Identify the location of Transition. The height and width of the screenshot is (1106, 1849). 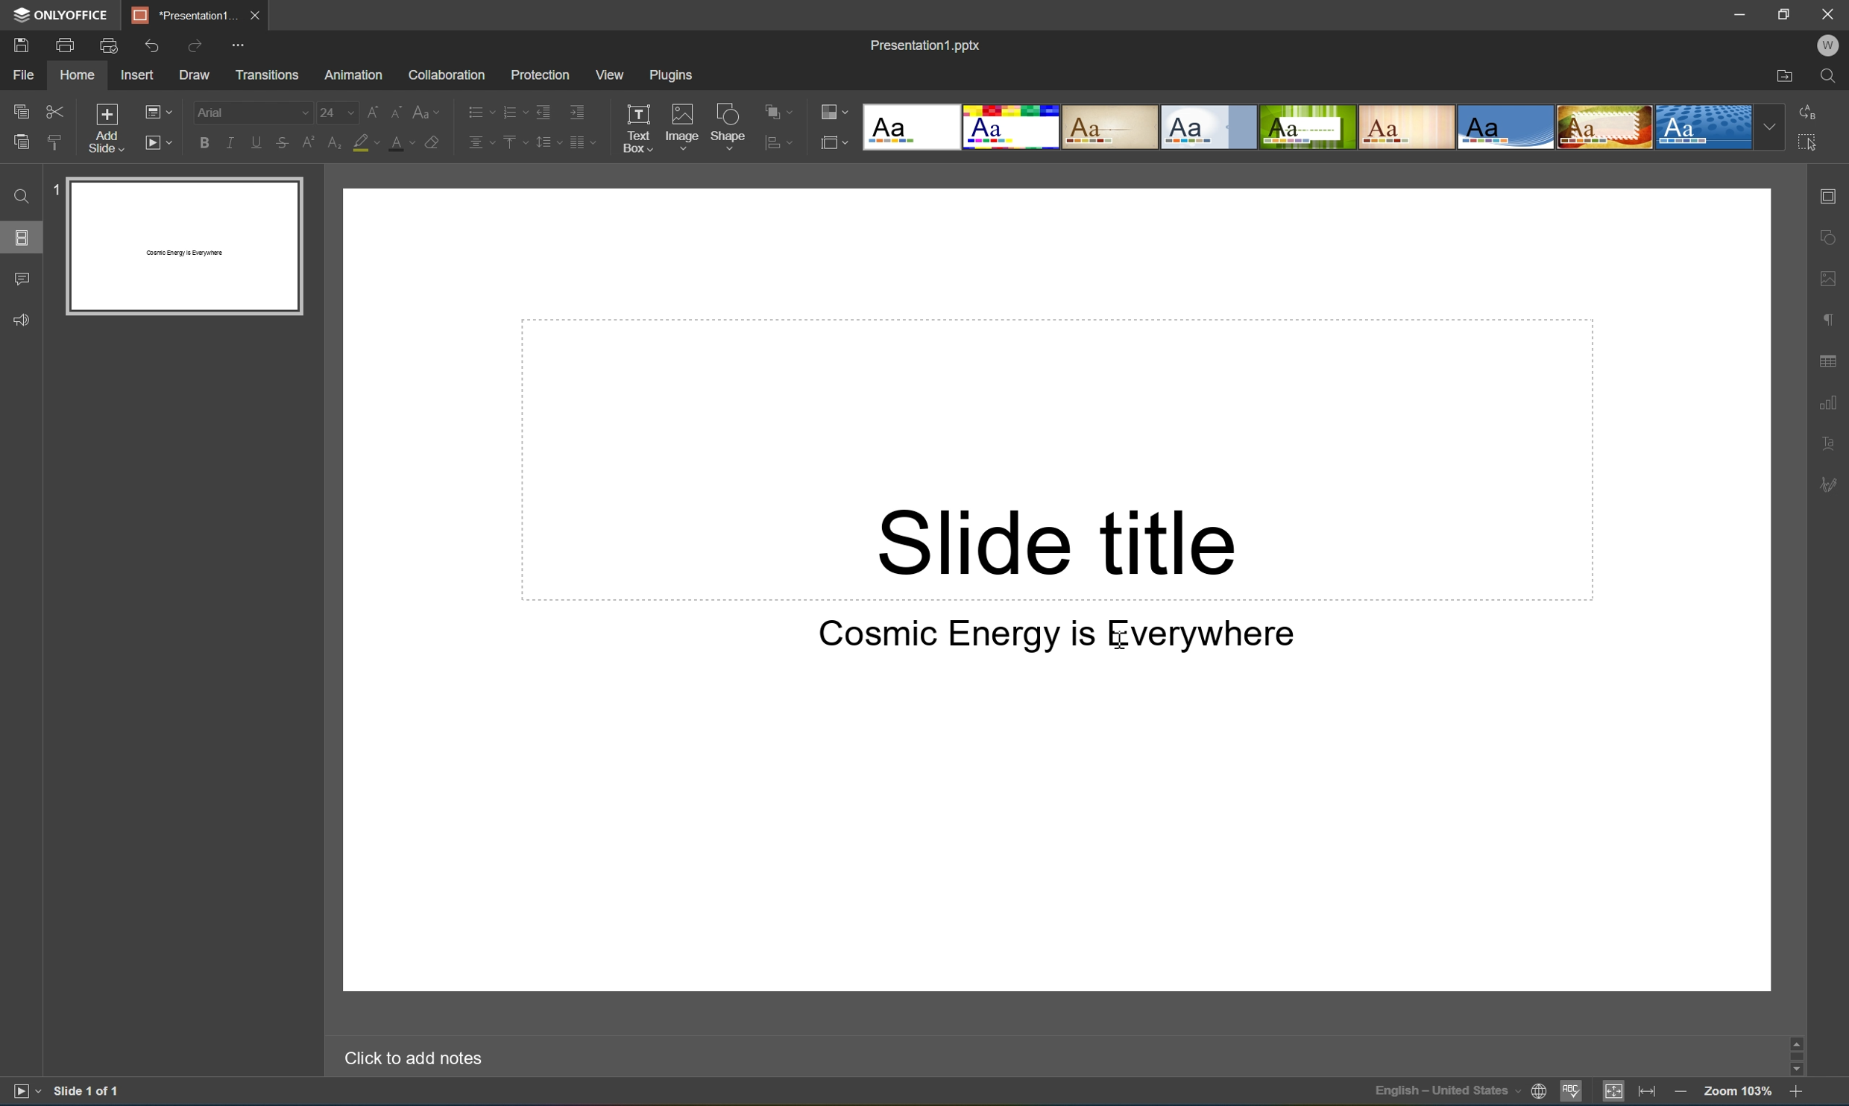
(270, 73).